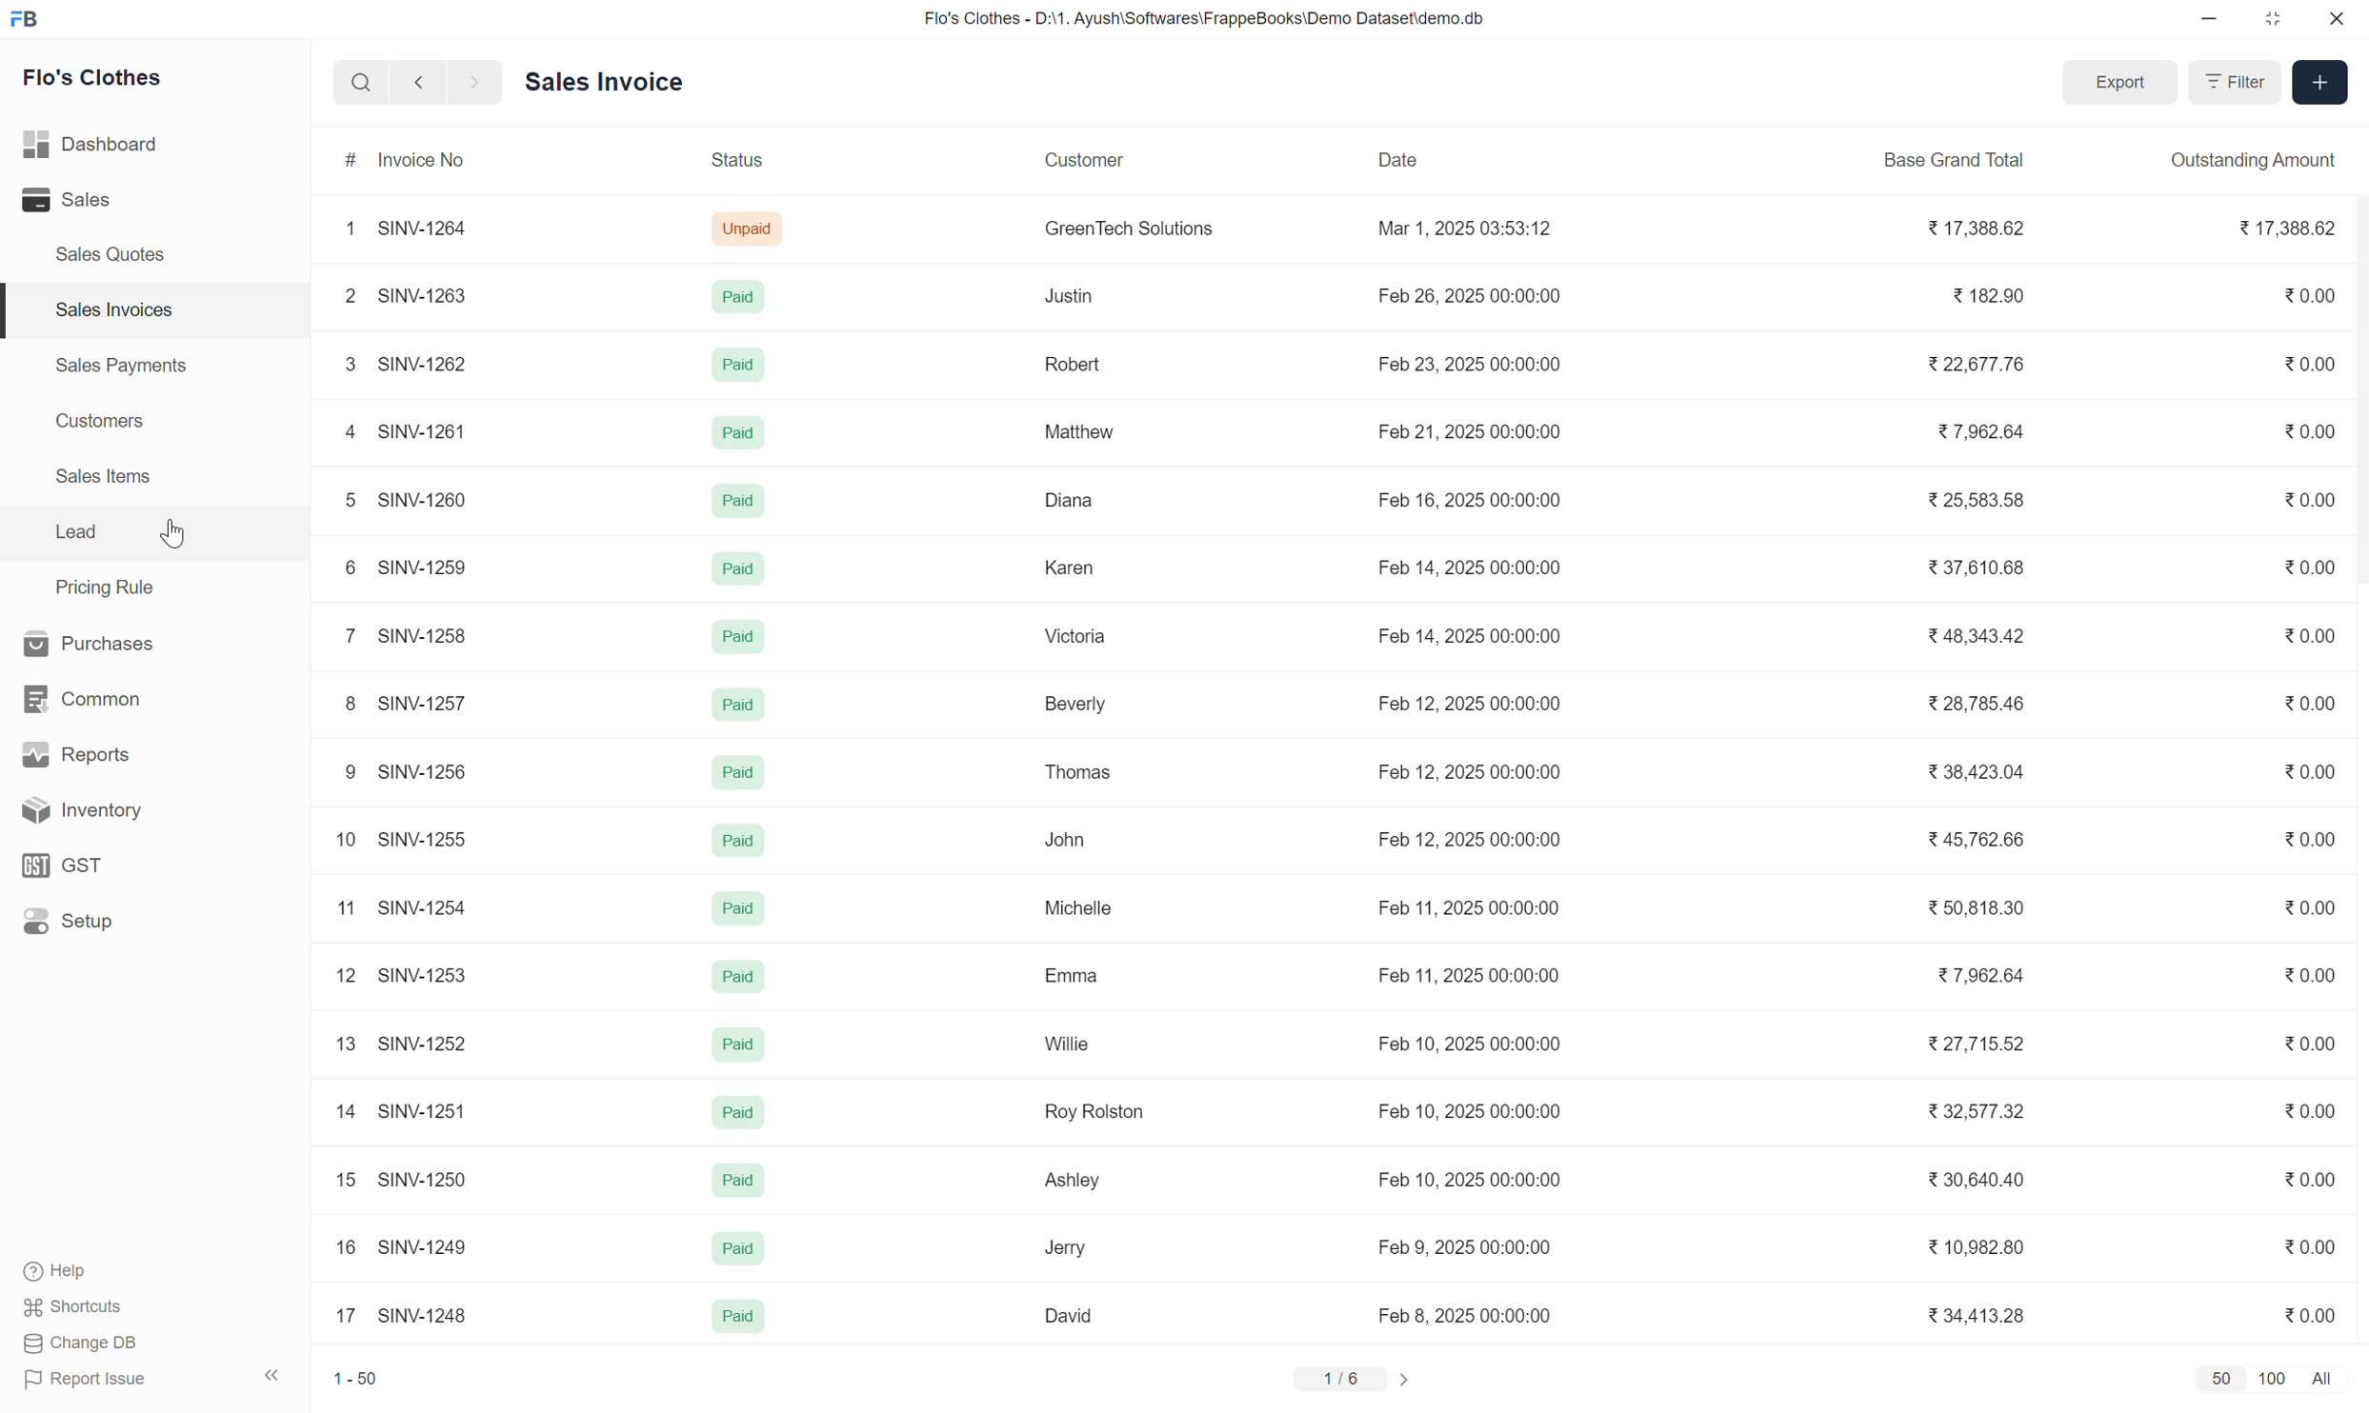 The image size is (2369, 1413). I want to click on $f Shortcuts, so click(76, 1304).